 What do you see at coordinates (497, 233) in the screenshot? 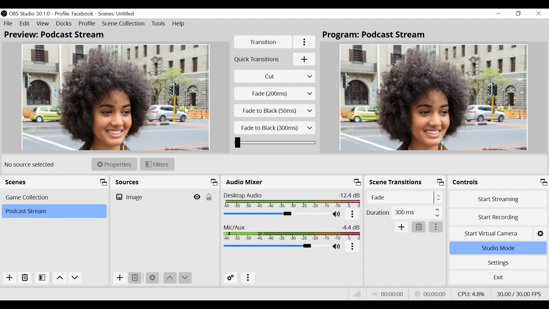
I see `Start Virtual Camera` at bounding box center [497, 233].